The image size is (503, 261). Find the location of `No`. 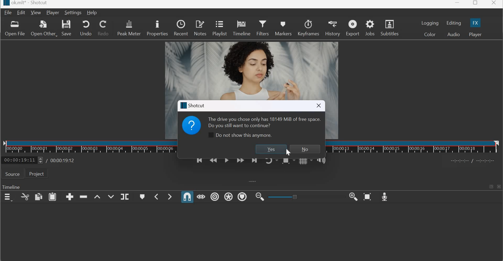

No is located at coordinates (304, 149).